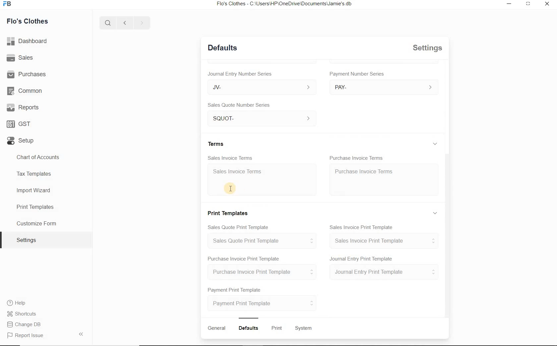 The width and height of the screenshot is (557, 346). What do you see at coordinates (244, 259) in the screenshot?
I see `Purchase Invoice Print Template` at bounding box center [244, 259].